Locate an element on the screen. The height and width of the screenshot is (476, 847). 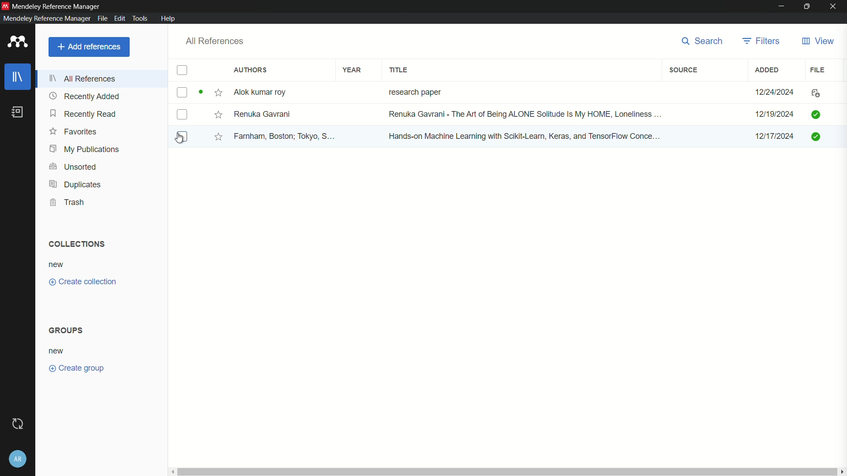
file is located at coordinates (816, 70).